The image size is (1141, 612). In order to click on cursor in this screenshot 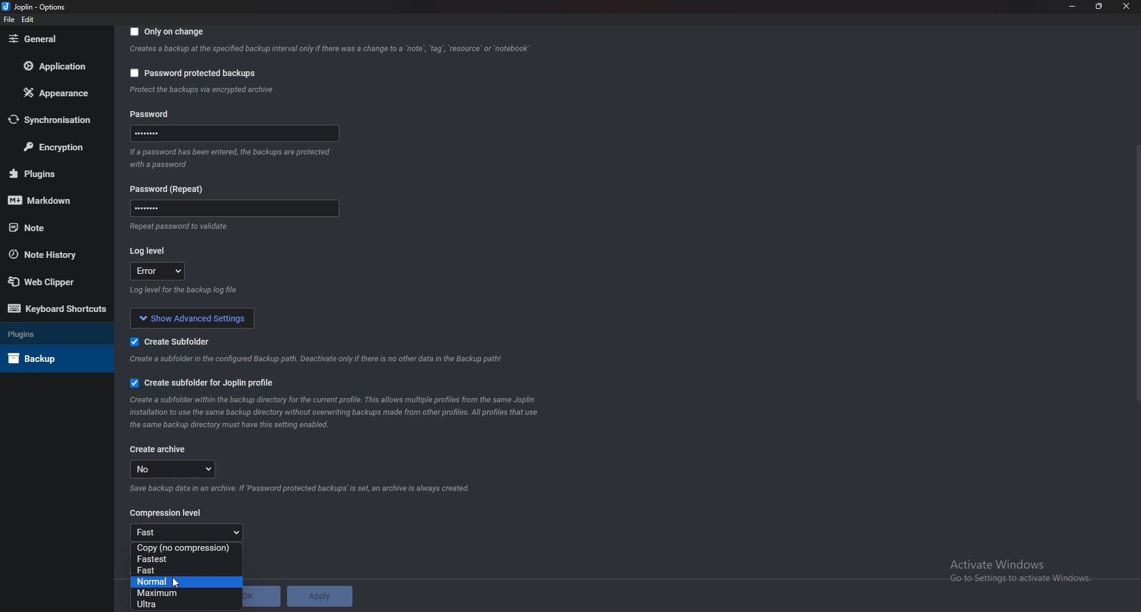, I will do `click(176, 583)`.